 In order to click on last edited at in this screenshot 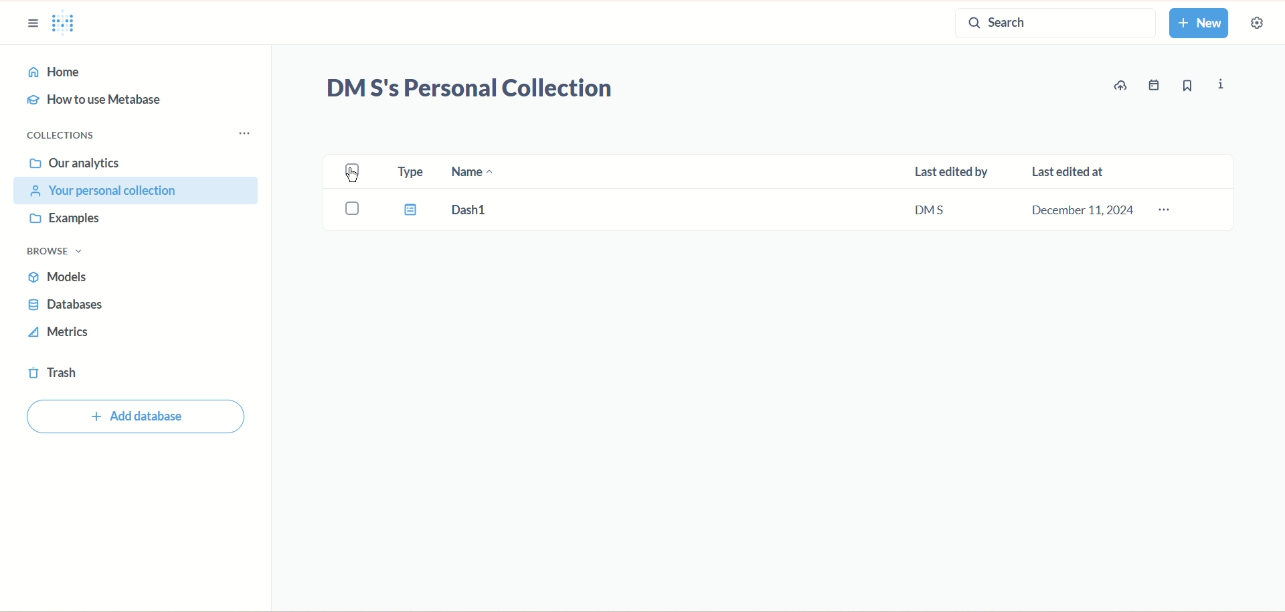, I will do `click(1066, 174)`.